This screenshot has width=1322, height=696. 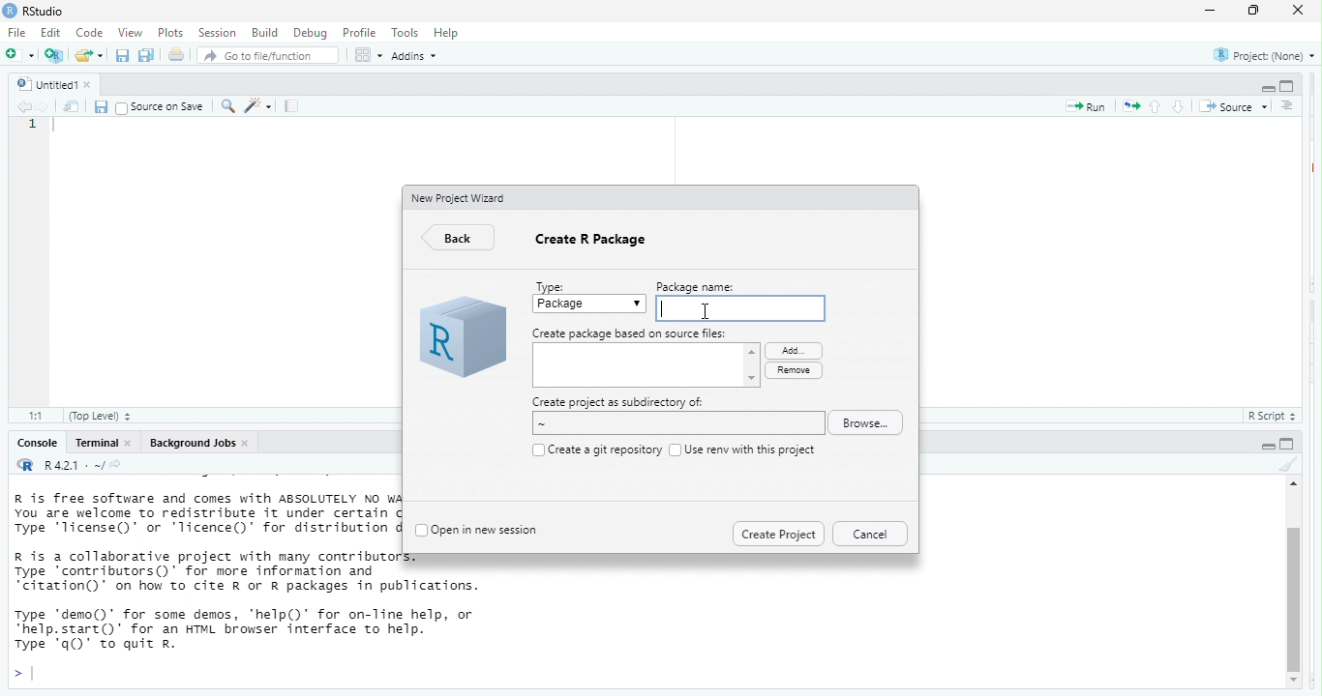 What do you see at coordinates (294, 107) in the screenshot?
I see `compile report` at bounding box center [294, 107].